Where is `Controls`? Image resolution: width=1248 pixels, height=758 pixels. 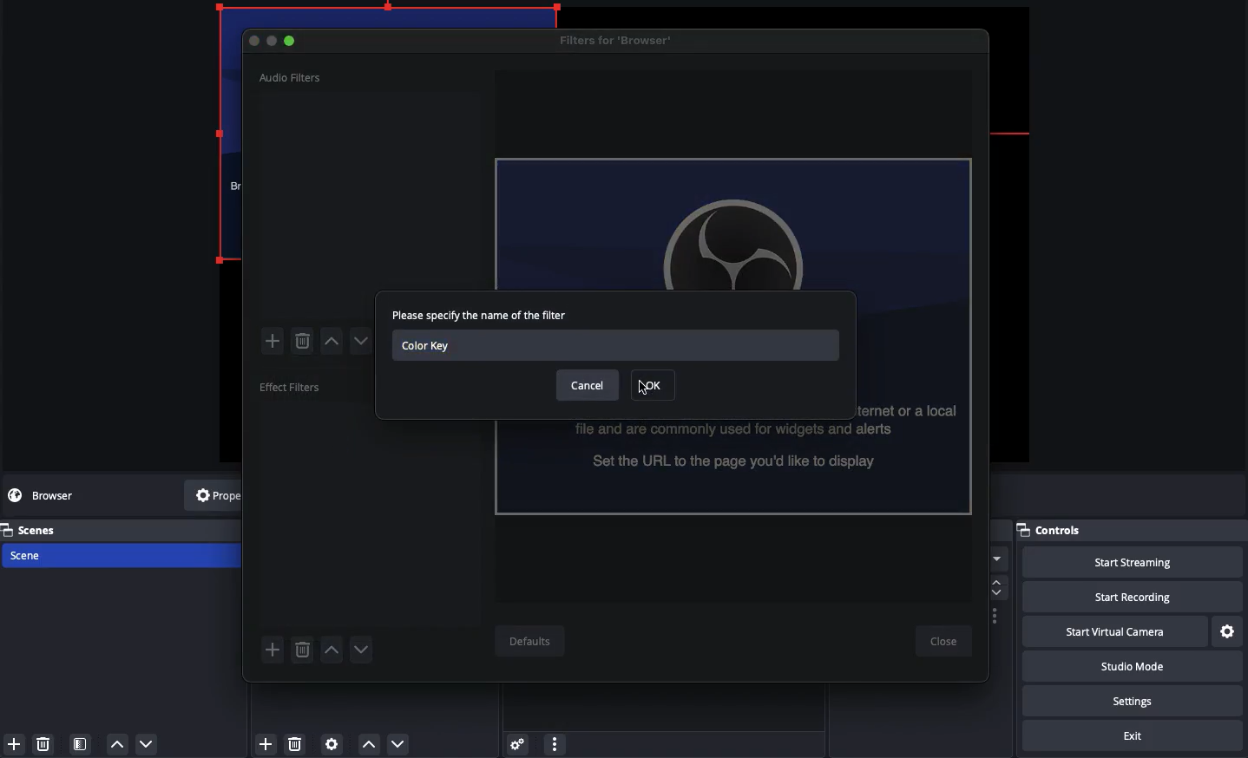 Controls is located at coordinates (1130, 530).